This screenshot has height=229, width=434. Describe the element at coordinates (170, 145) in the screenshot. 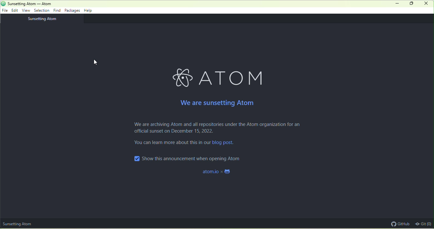

I see `you can learn more about this in our blog post` at that location.